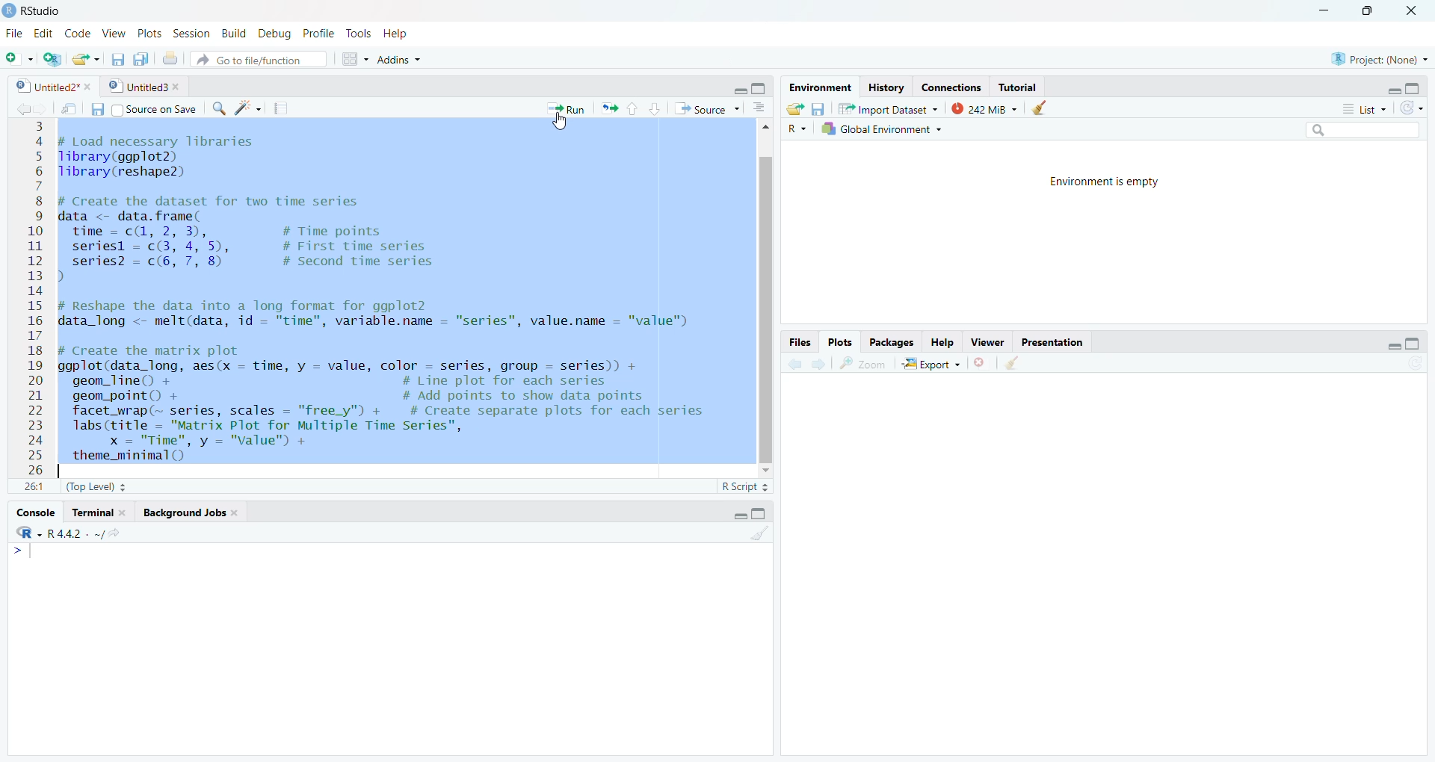  I want to click on List, so click(1366, 109).